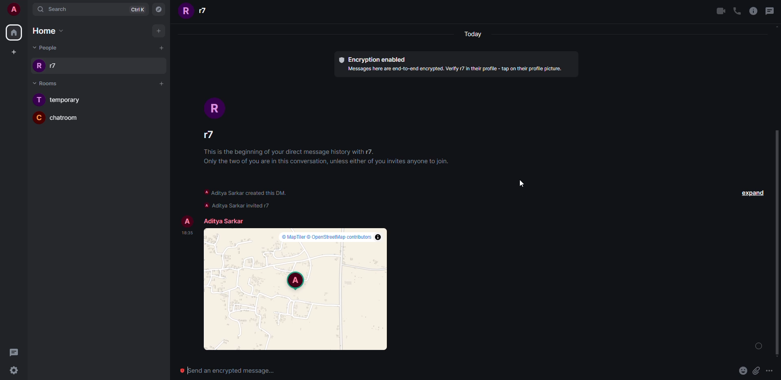  I want to click on today, so click(473, 34).